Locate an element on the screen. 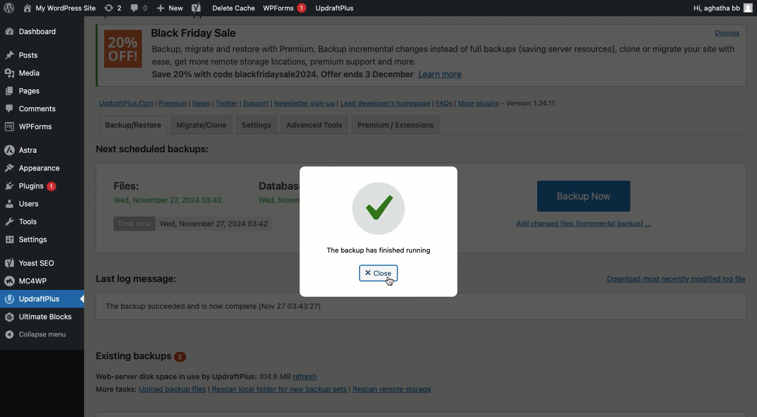  WordPress Site is located at coordinates (58, 8).